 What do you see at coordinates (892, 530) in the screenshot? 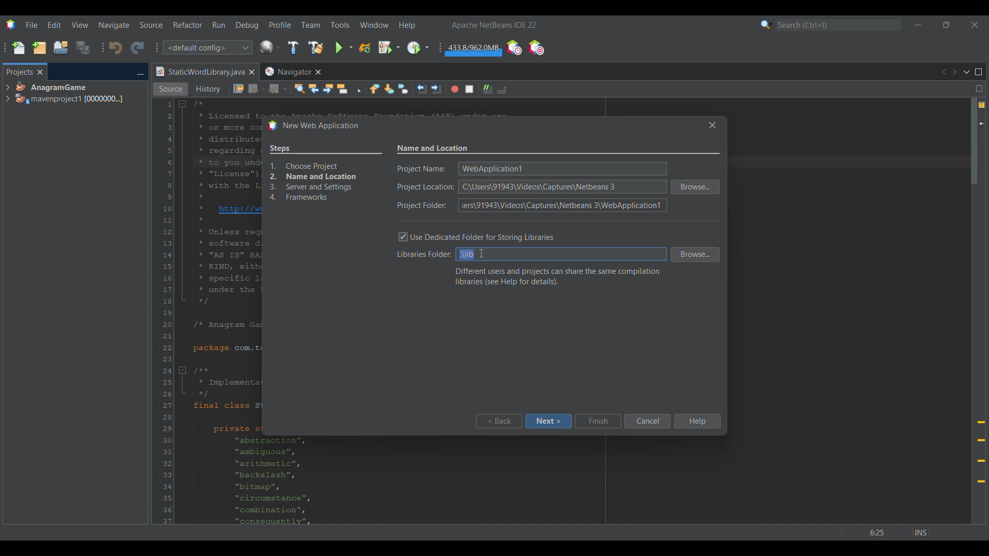
I see `` at bounding box center [892, 530].